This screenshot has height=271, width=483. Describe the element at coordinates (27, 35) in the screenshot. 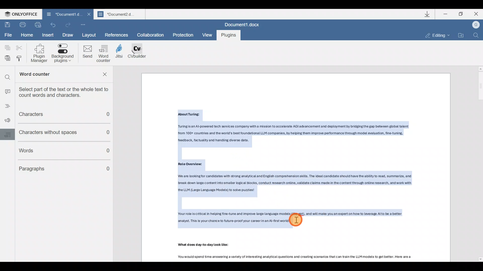

I see `Home` at that location.